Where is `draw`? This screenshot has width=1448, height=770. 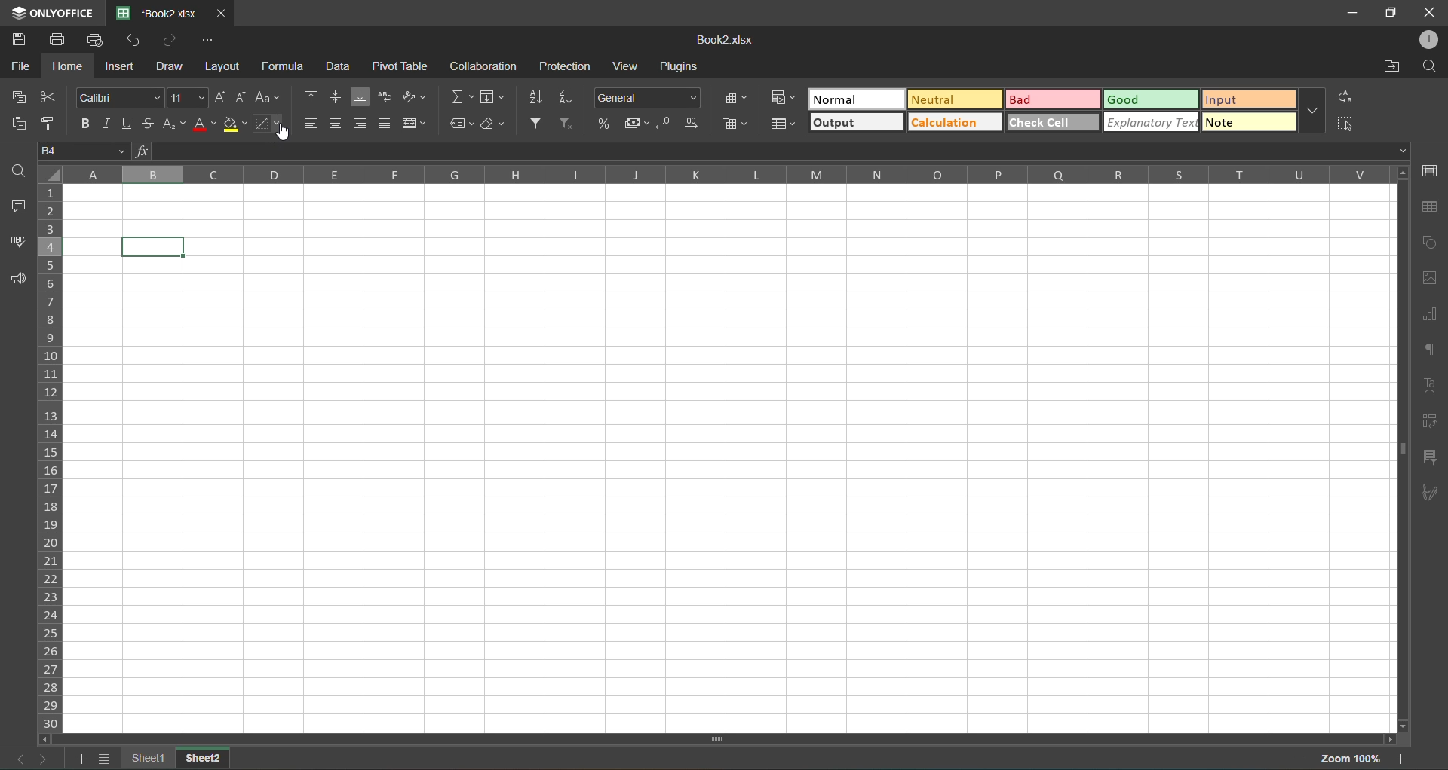 draw is located at coordinates (172, 65).